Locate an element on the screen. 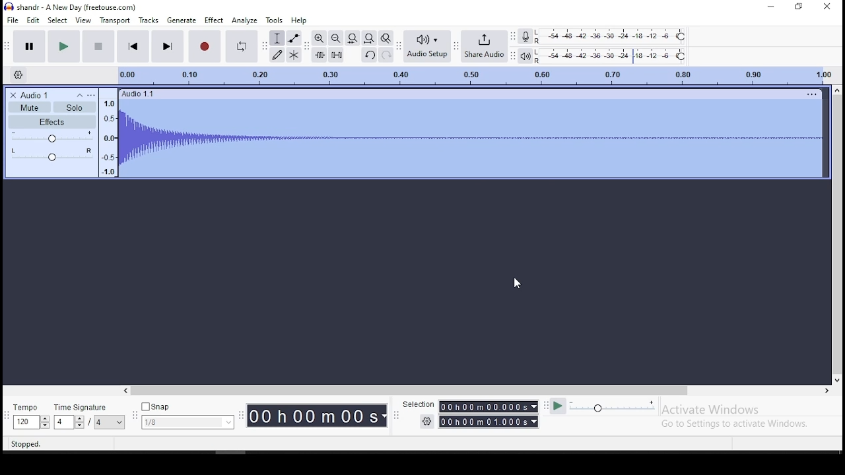 The width and height of the screenshot is (845, 475). file is located at coordinates (13, 20).